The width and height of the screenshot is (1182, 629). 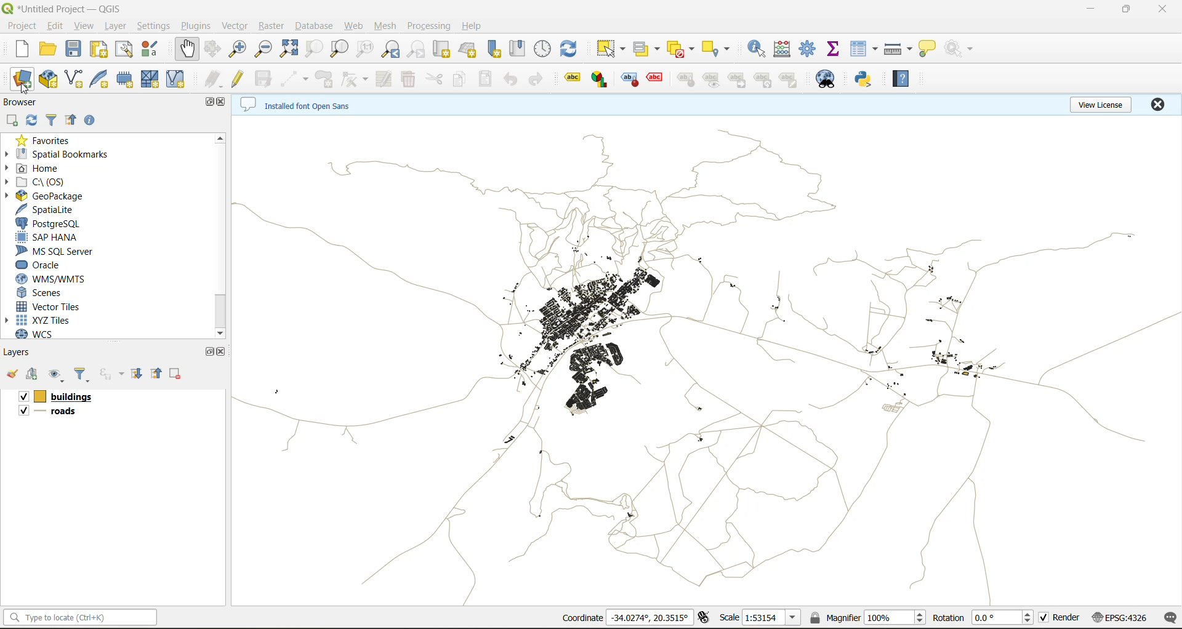 What do you see at coordinates (29, 122) in the screenshot?
I see `refresh` at bounding box center [29, 122].